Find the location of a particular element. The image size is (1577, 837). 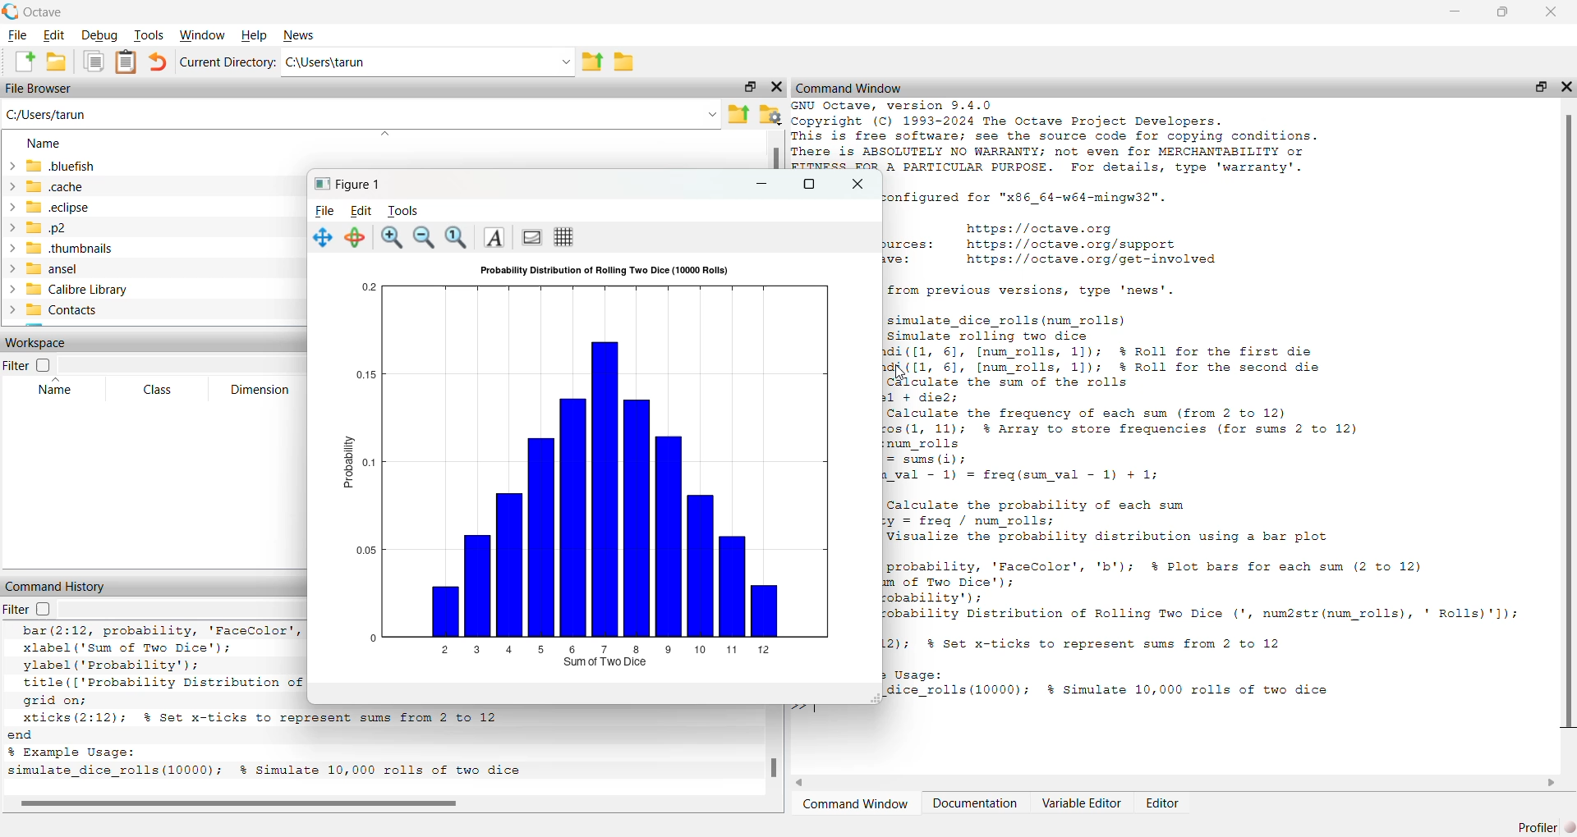

Dimension is located at coordinates (261, 391).